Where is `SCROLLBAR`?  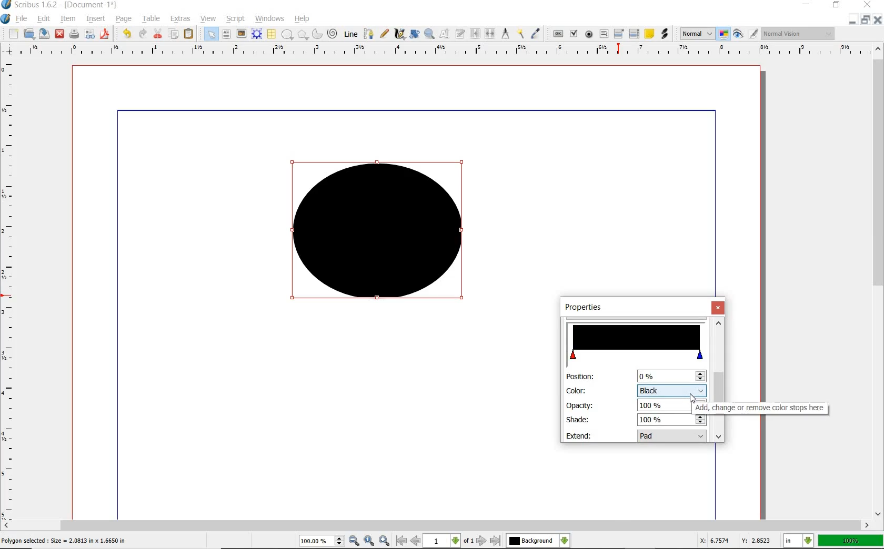
SCROLLBAR is located at coordinates (436, 525).